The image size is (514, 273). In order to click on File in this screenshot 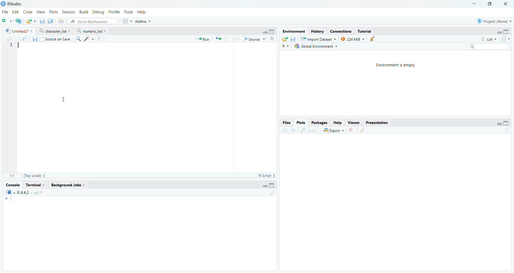, I will do `click(6, 12)`.